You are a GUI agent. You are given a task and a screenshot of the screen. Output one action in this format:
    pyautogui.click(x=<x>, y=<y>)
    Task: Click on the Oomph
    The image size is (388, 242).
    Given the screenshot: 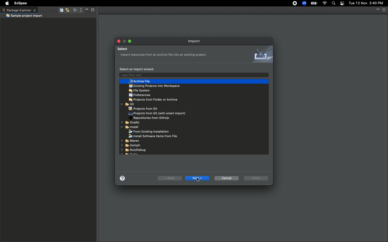 What is the action you would take?
    pyautogui.click(x=130, y=145)
    